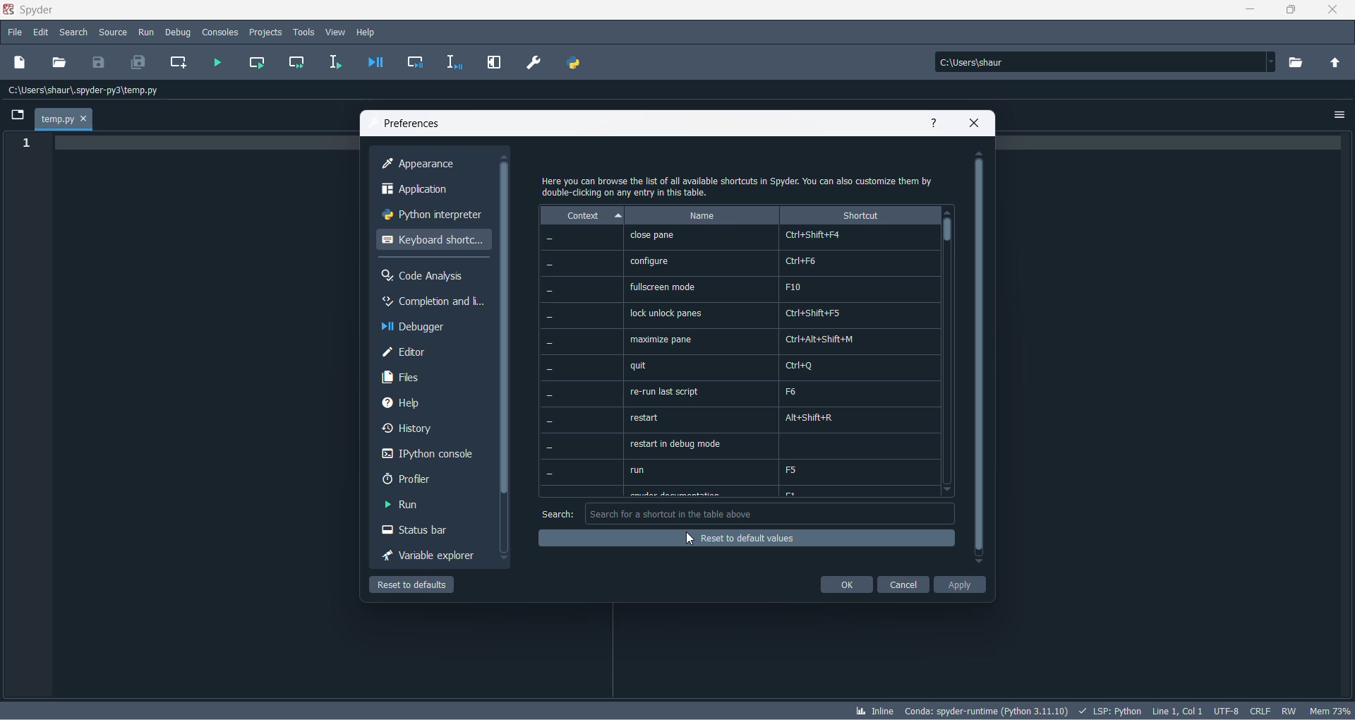 The width and height of the screenshot is (1355, 720). Describe the element at coordinates (503, 332) in the screenshot. I see `scrollbar` at that location.